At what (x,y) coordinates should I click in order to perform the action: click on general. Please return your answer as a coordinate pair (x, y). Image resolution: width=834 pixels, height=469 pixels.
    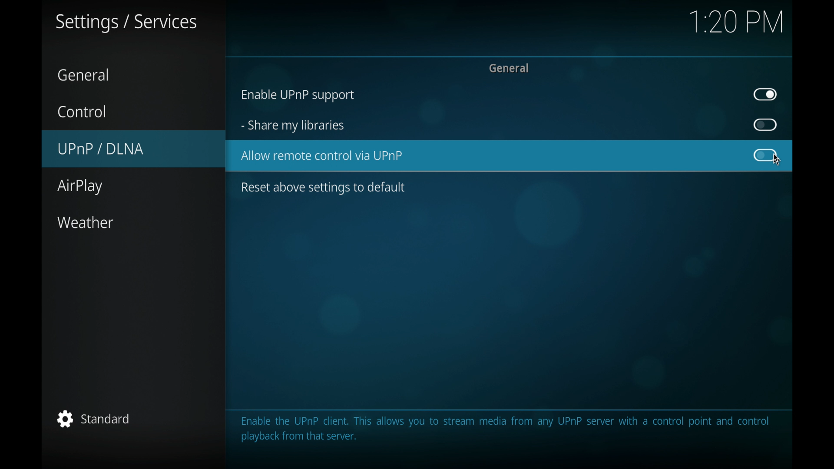
    Looking at the image, I should click on (508, 68).